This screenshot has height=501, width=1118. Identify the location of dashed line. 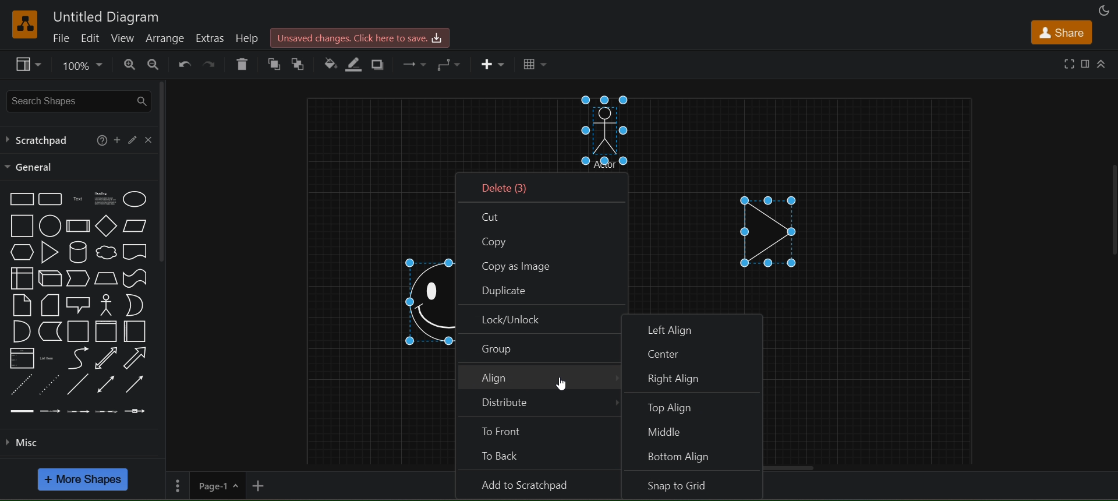
(23, 384).